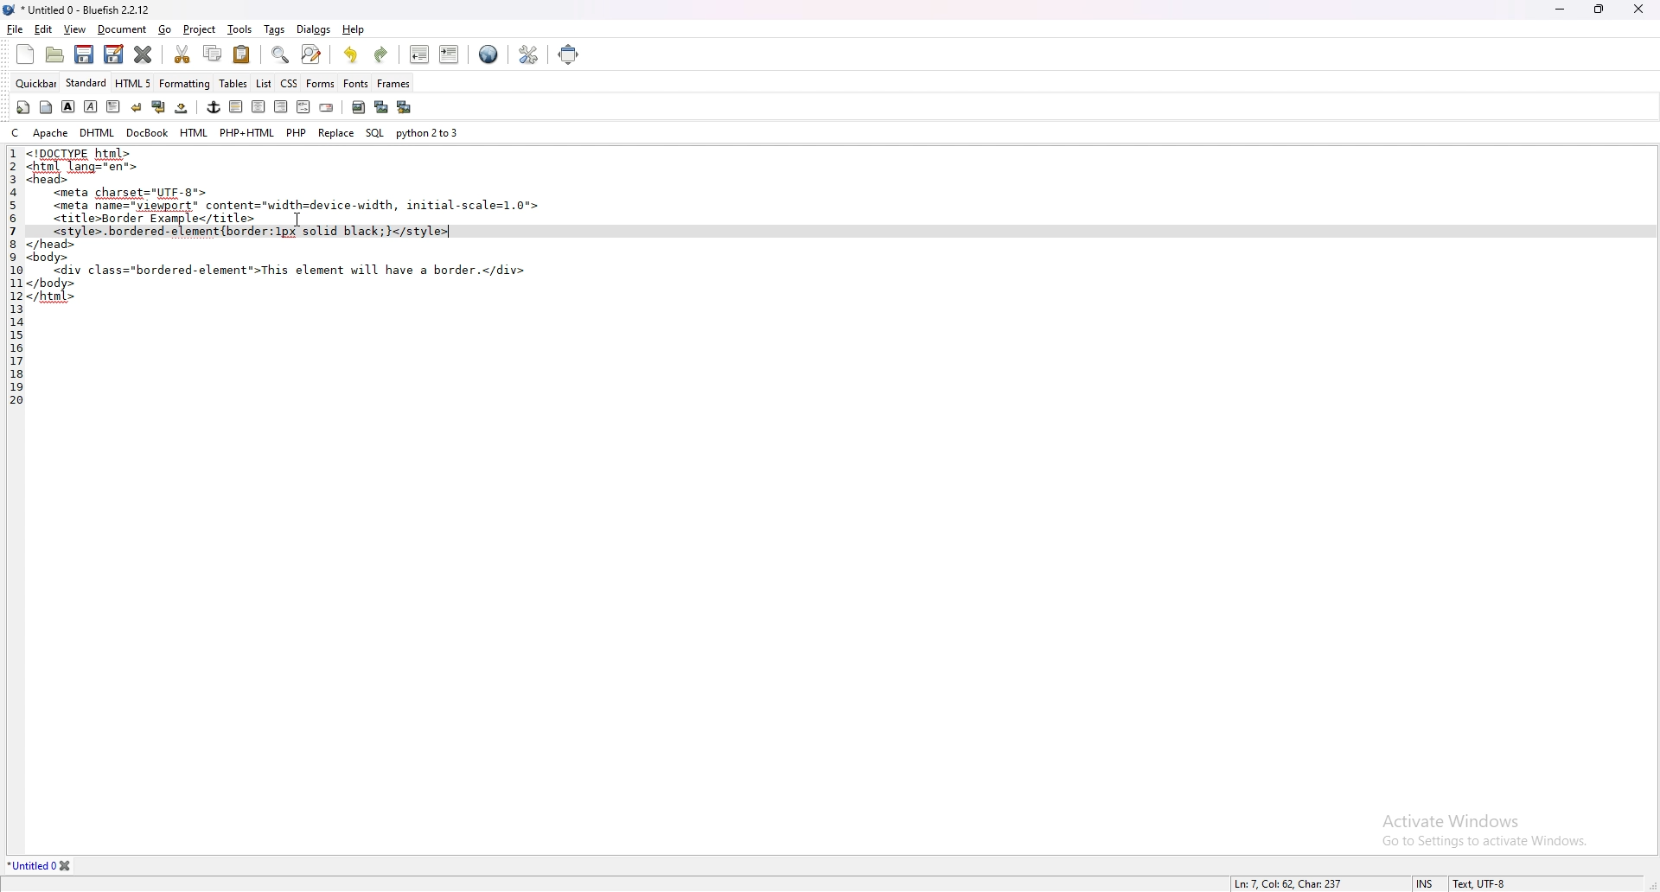 This screenshot has height=892, width=1660. What do you see at coordinates (1638, 8) in the screenshot?
I see `close` at bounding box center [1638, 8].